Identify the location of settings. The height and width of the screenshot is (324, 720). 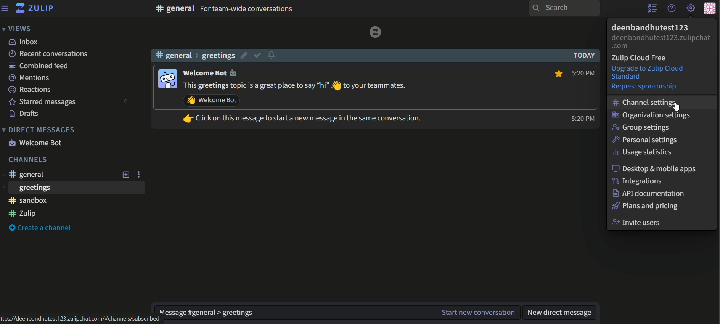
(691, 9).